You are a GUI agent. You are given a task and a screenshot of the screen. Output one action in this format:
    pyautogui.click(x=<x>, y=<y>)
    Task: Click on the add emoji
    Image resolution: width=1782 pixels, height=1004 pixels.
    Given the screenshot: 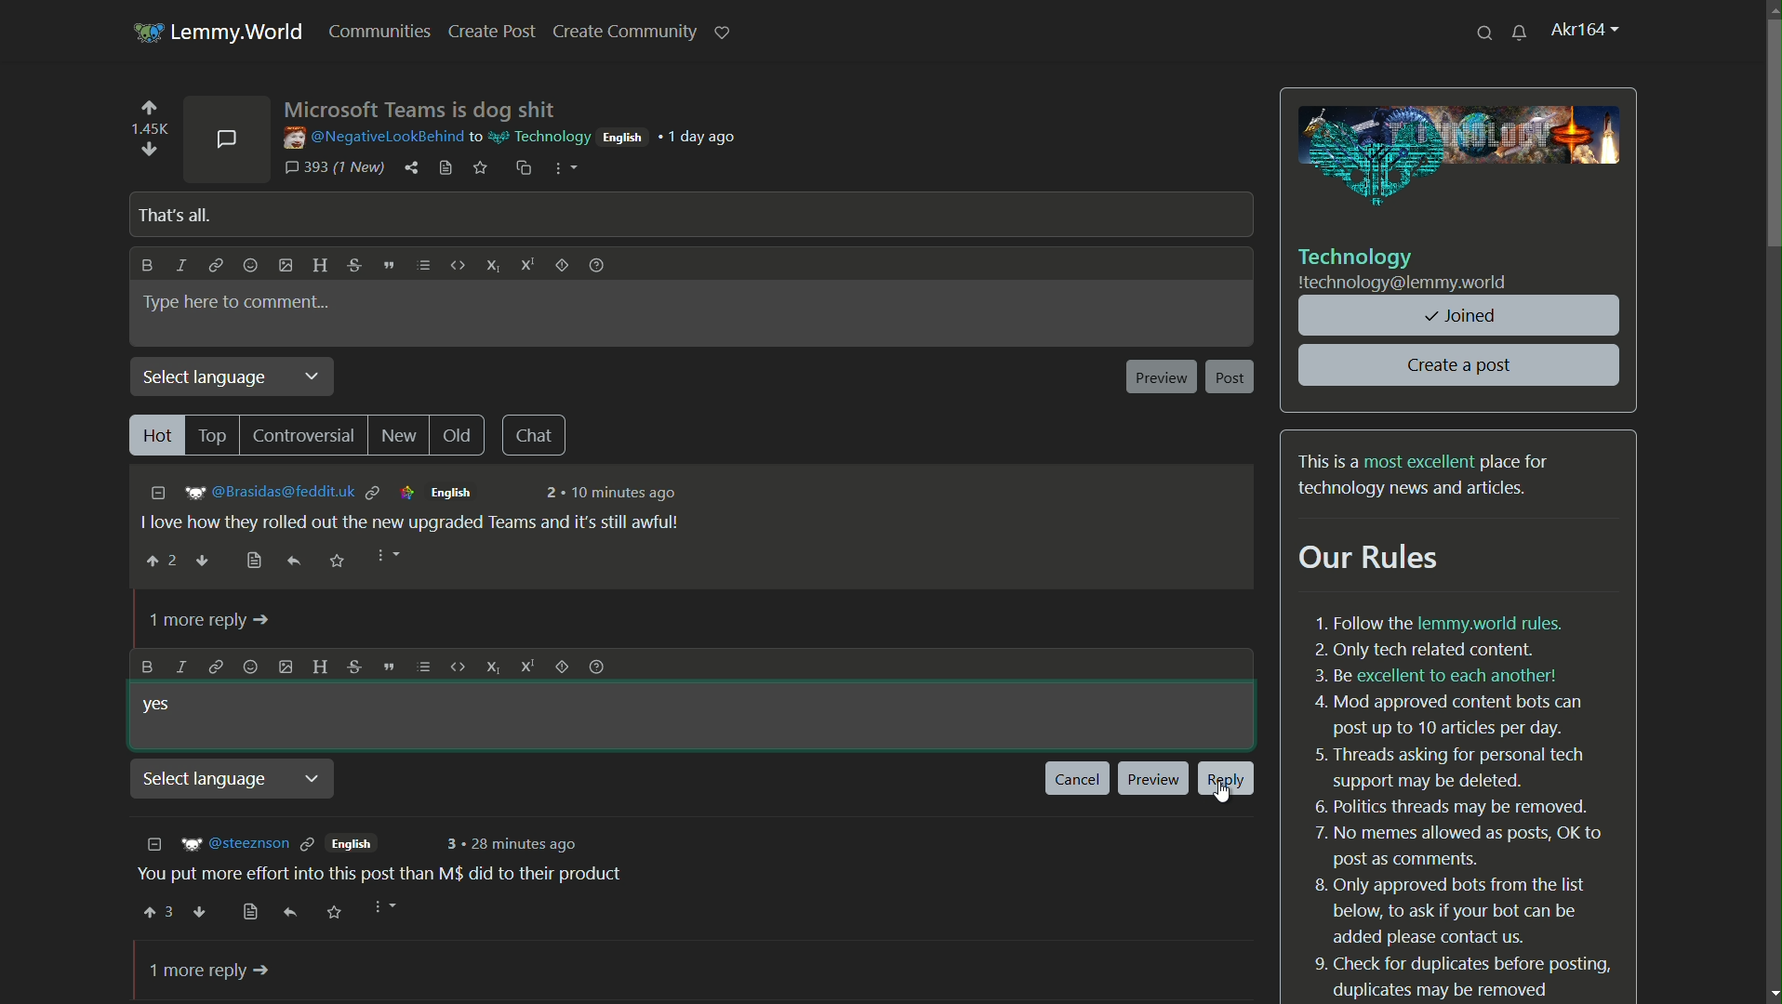 What is the action you would take?
    pyautogui.click(x=250, y=266)
    